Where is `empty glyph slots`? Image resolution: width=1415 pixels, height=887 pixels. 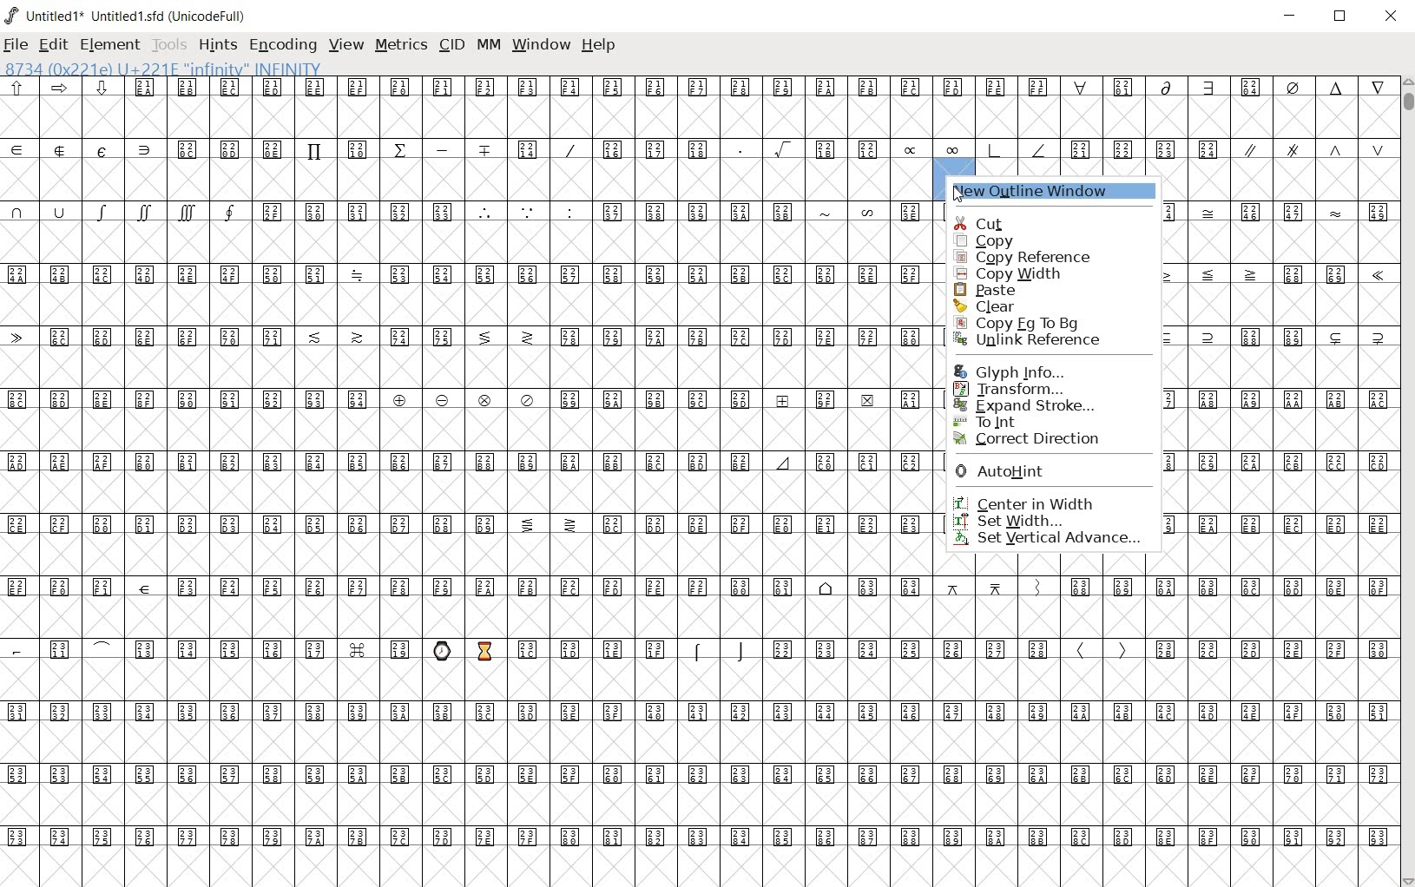
empty glyph slots is located at coordinates (1281, 367).